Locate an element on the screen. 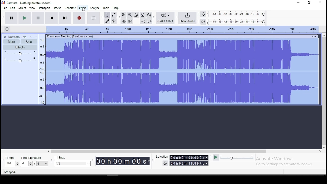  help is located at coordinates (116, 8).